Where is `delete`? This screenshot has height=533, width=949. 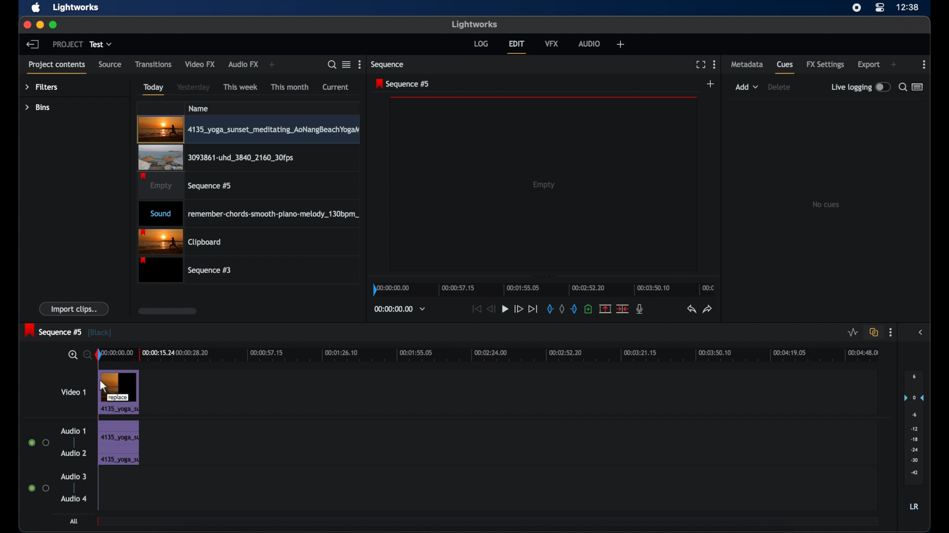
delete is located at coordinates (781, 87).